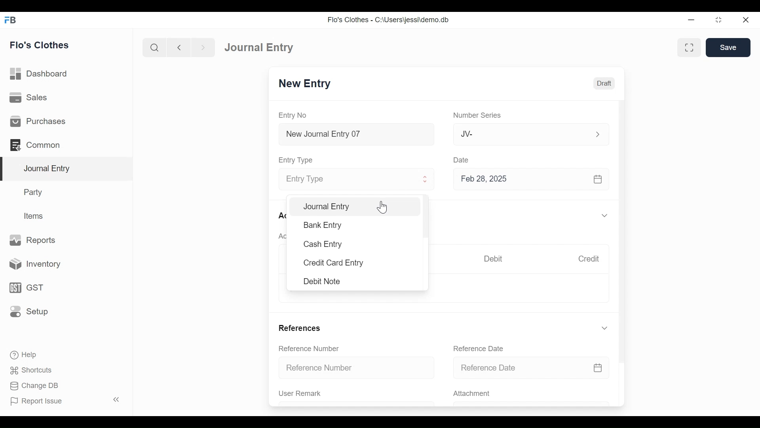  Describe the element at coordinates (602, 84) in the screenshot. I see `Draft` at that location.